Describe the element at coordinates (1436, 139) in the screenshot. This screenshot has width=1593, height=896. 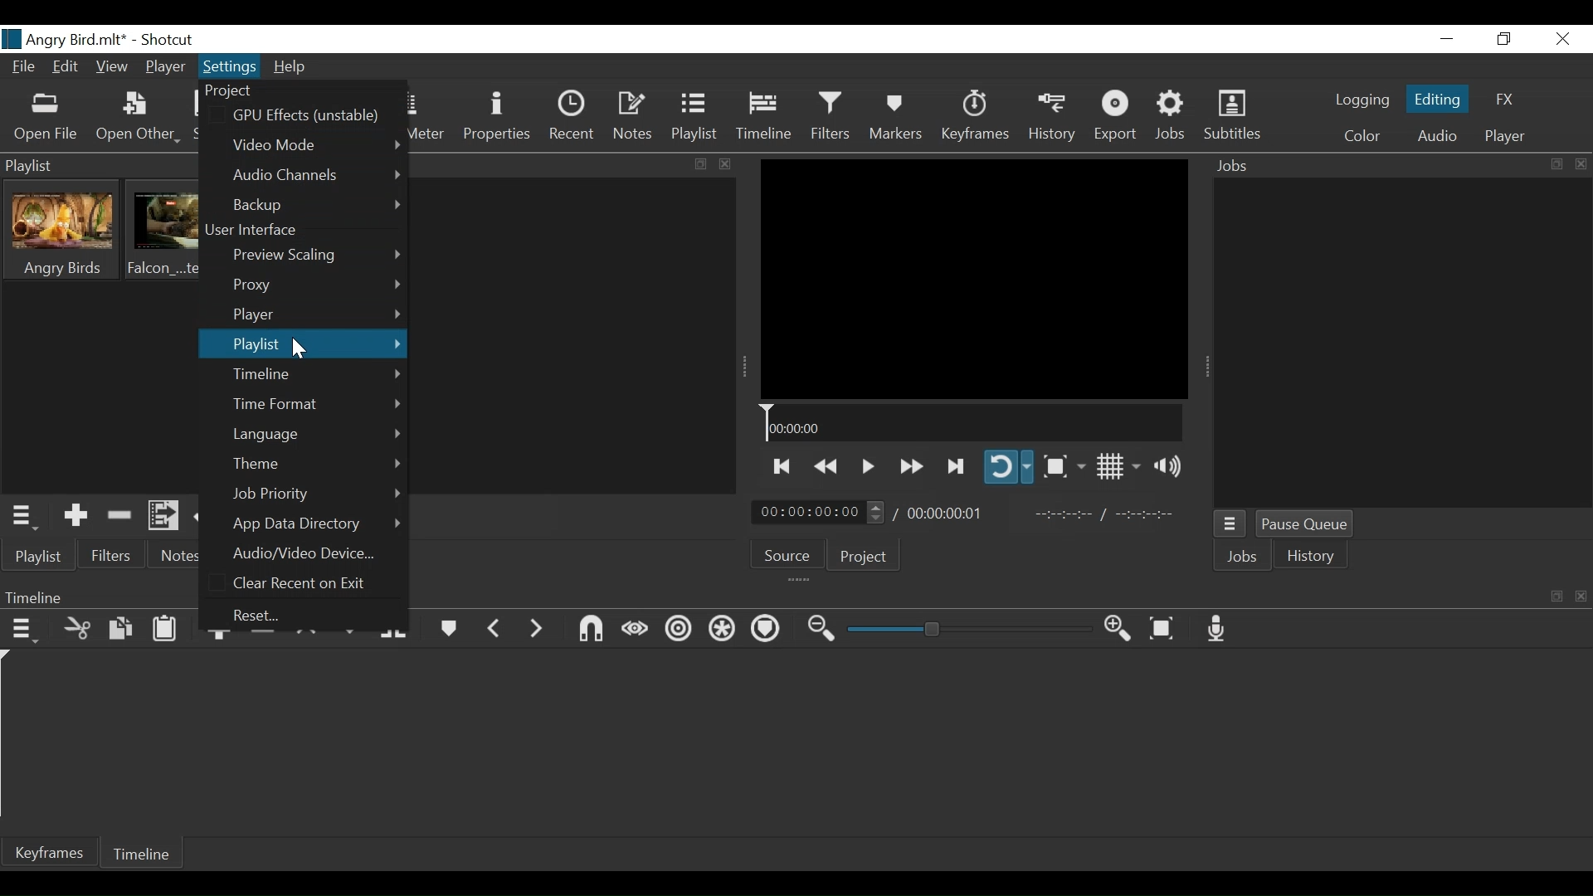
I see `Audio` at that location.